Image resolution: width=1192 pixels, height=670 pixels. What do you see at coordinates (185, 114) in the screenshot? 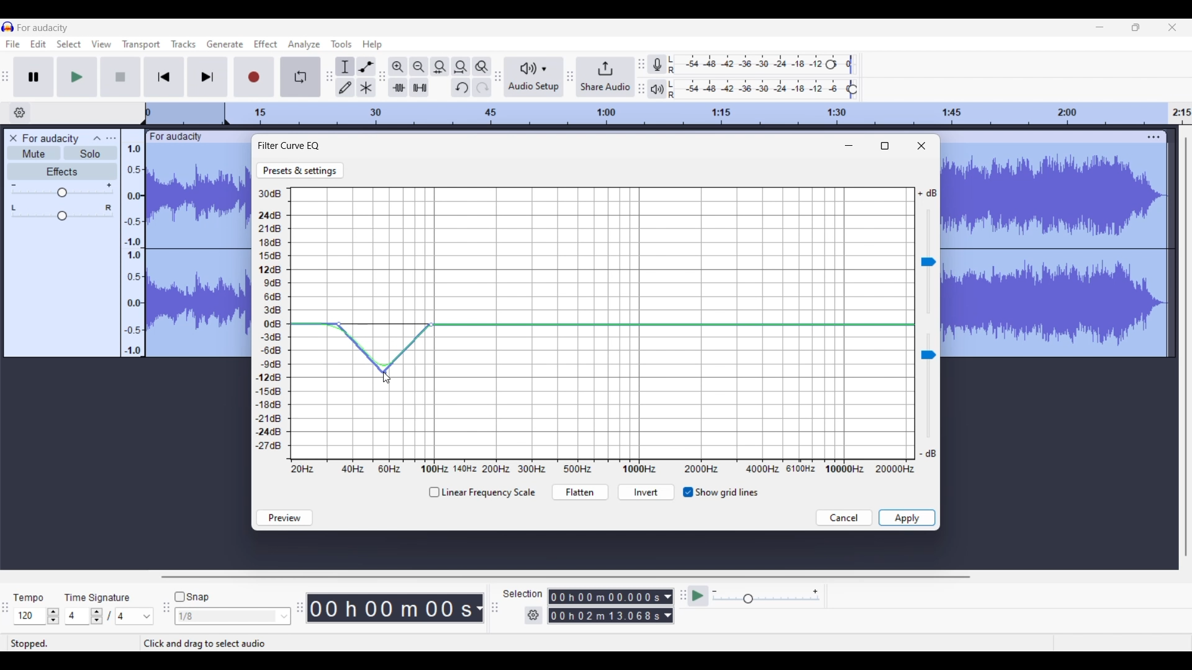
I see `Header space ` at bounding box center [185, 114].